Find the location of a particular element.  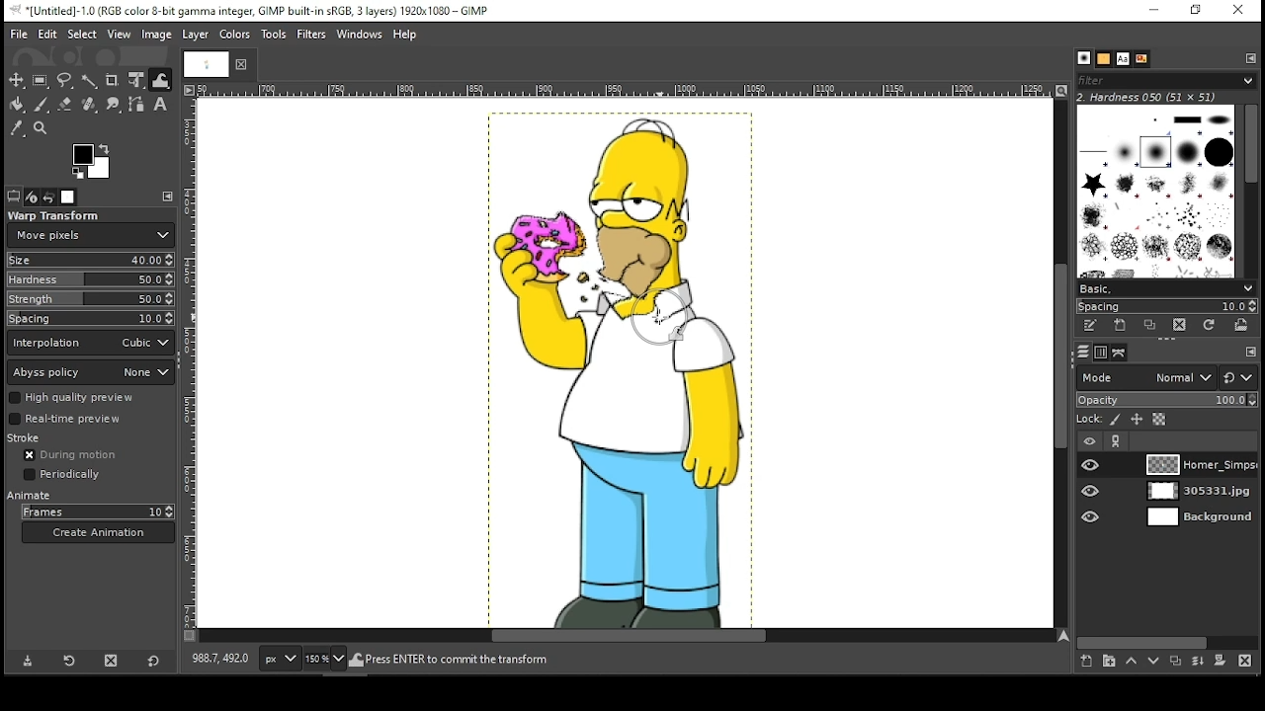

document history is located at coordinates (1142, 59).